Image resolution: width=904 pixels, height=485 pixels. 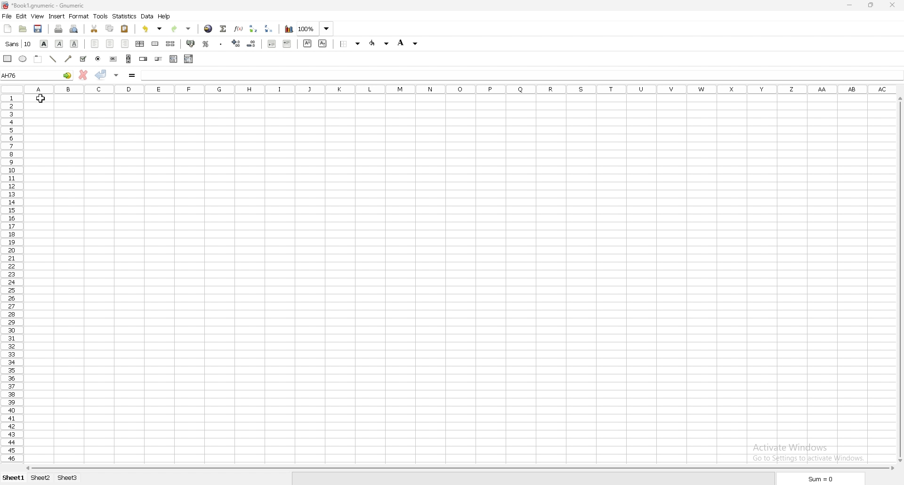 What do you see at coordinates (206, 44) in the screenshot?
I see `percentage` at bounding box center [206, 44].